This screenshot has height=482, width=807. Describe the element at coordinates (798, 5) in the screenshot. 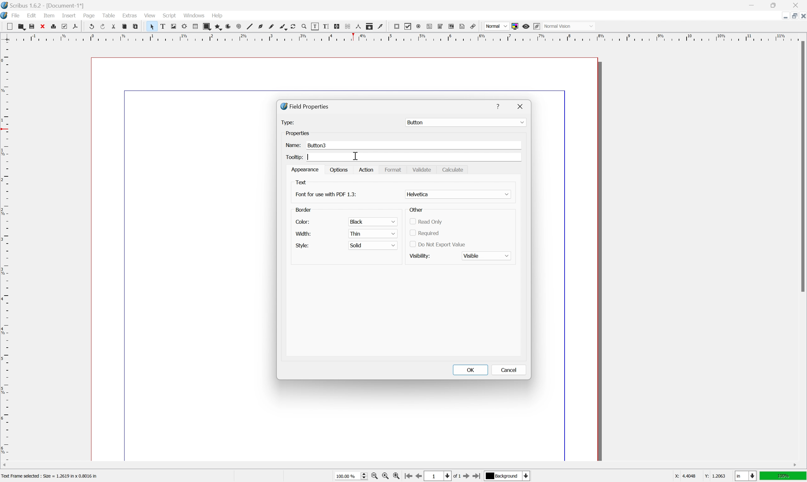

I see `close` at that location.